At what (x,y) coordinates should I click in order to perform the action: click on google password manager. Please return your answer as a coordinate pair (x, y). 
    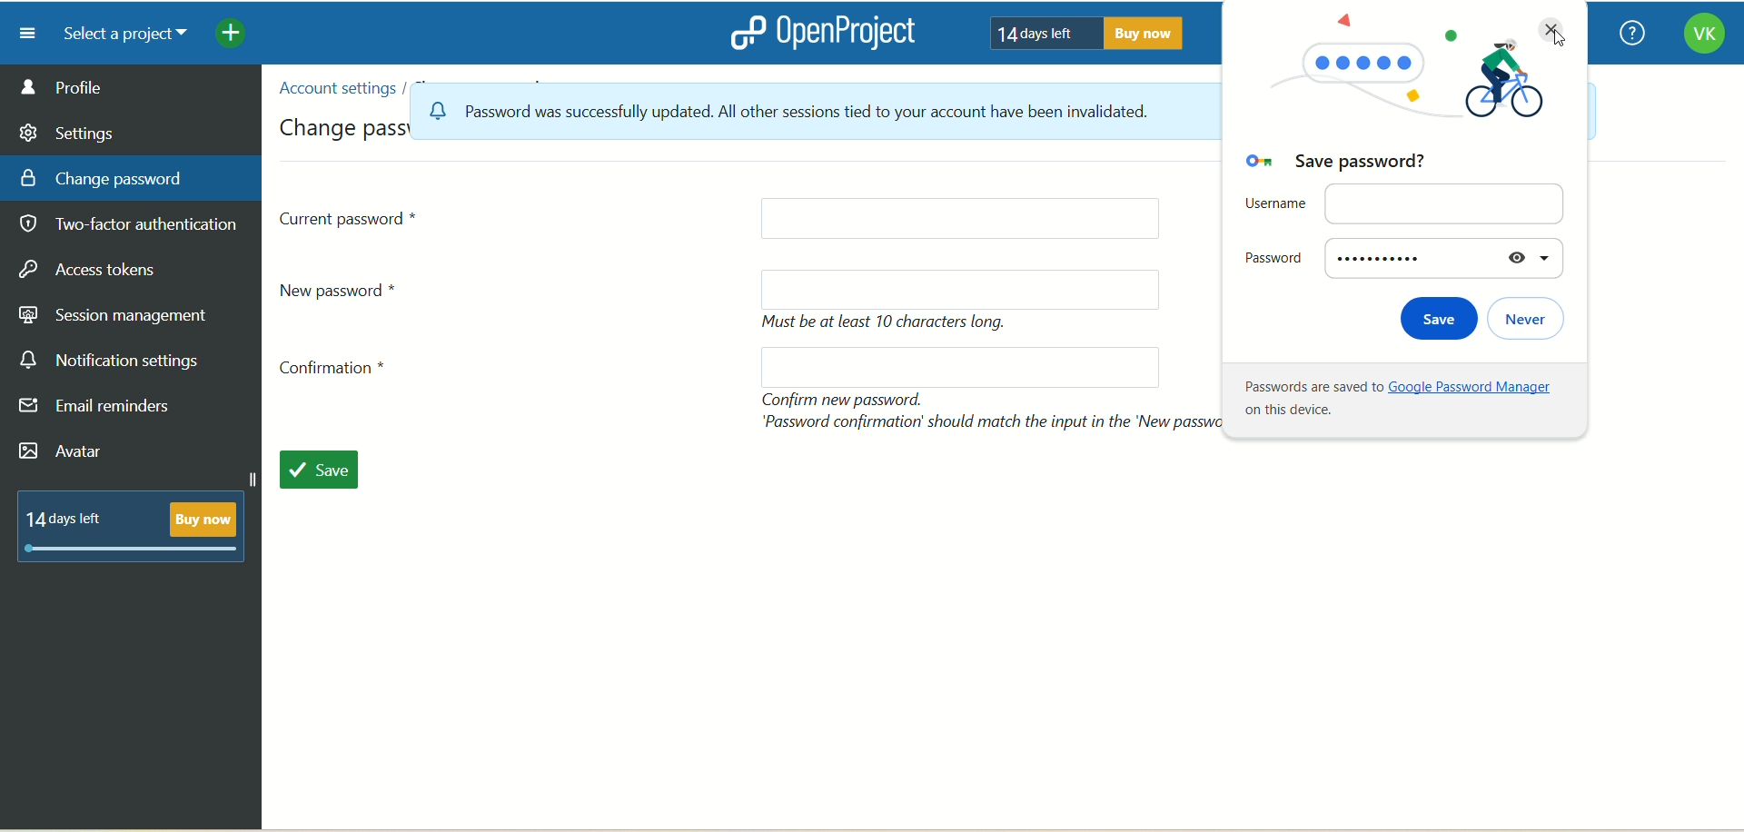
    Looking at the image, I should click on (1409, 403).